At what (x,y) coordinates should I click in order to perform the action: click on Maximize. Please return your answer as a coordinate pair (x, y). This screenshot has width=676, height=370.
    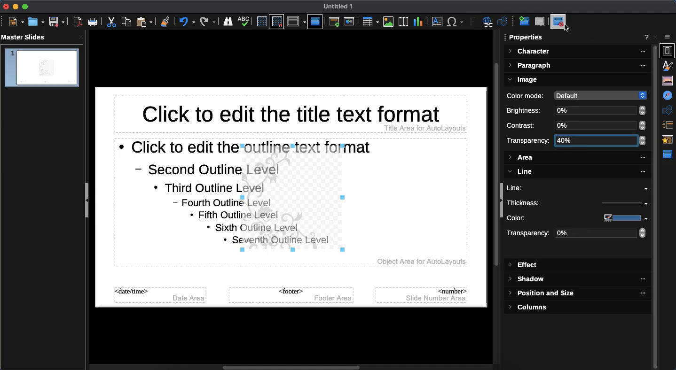
    Looking at the image, I should click on (24, 7).